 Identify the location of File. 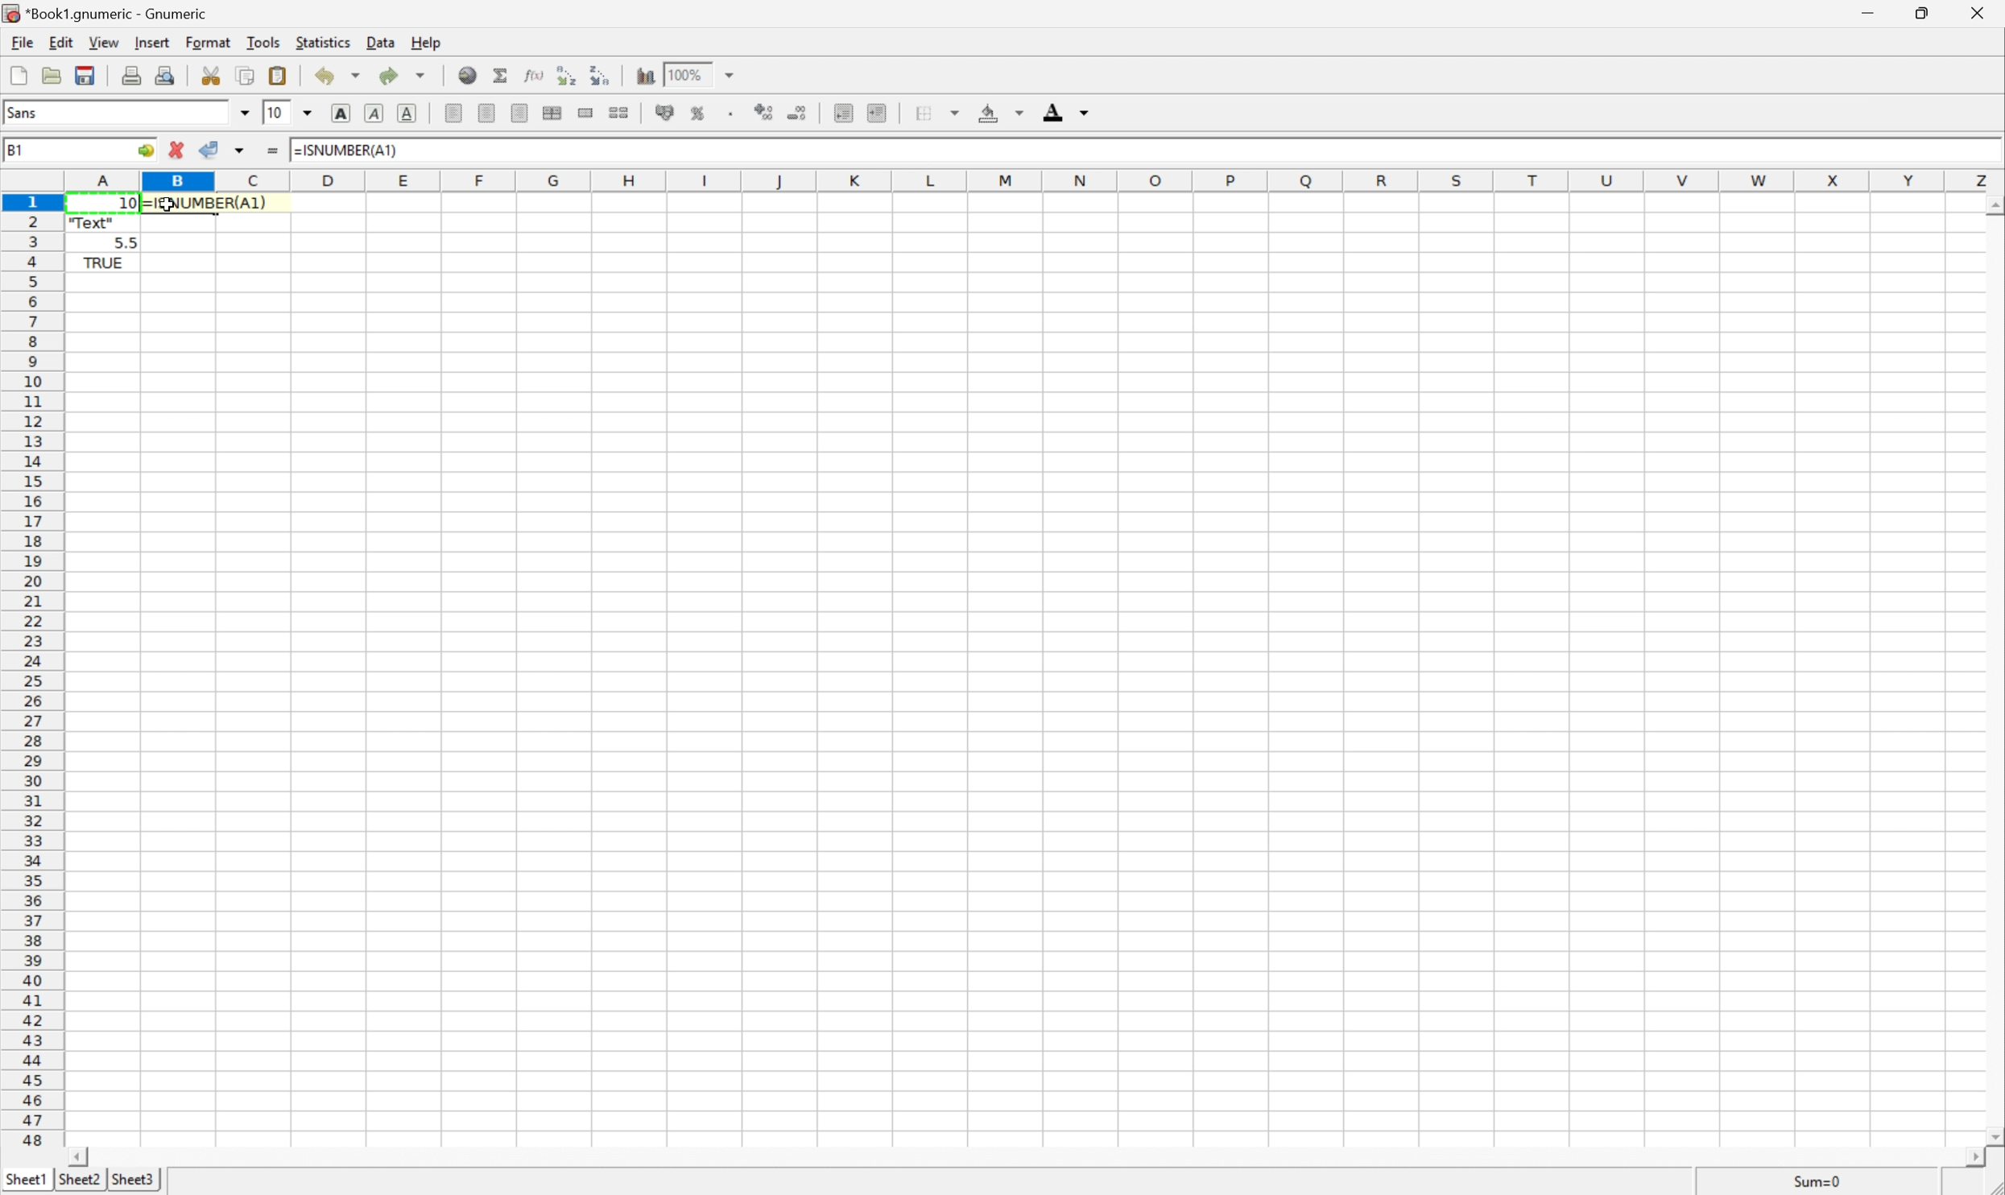
(20, 40).